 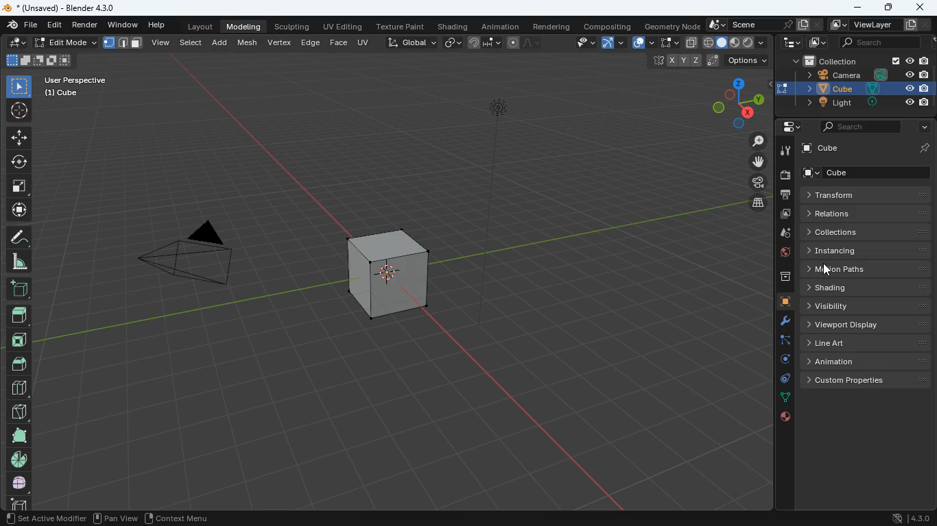 What do you see at coordinates (783, 151) in the screenshot?
I see `tools` at bounding box center [783, 151].